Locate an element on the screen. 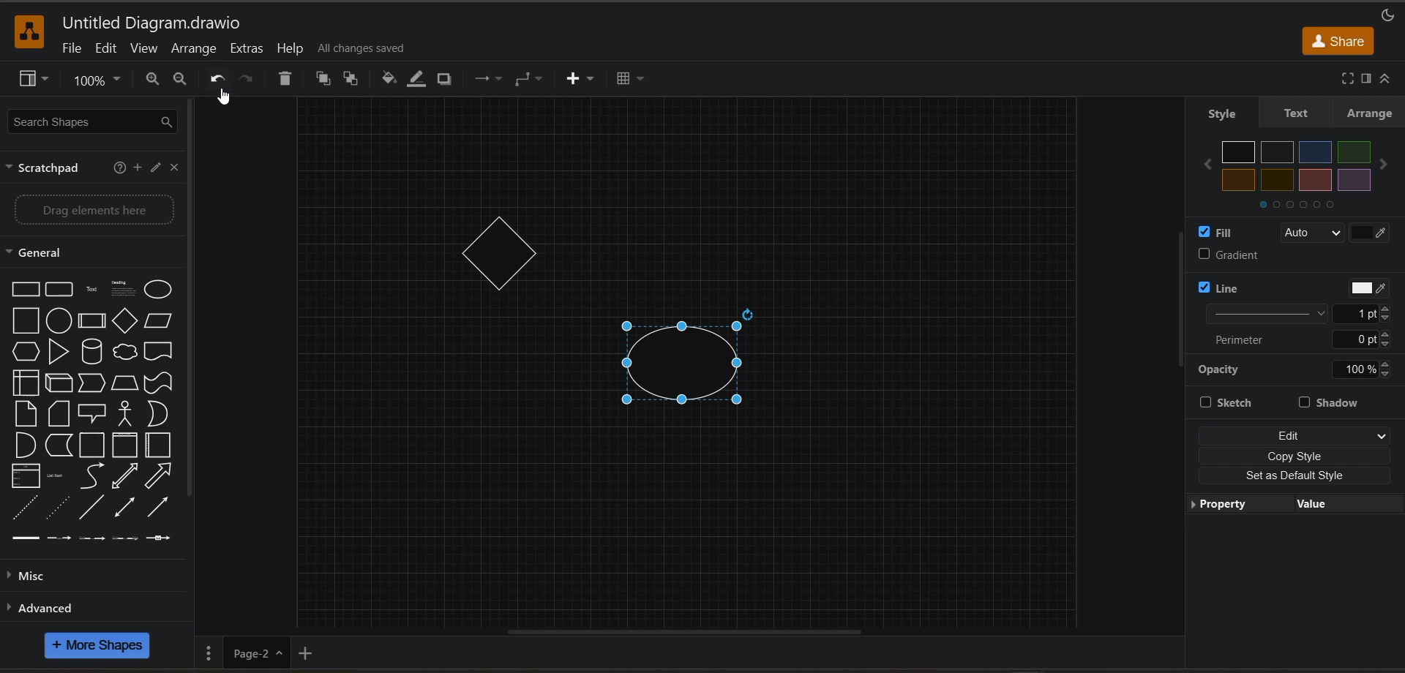 The height and width of the screenshot is (673, 1405). Cursor Position is located at coordinates (221, 97).